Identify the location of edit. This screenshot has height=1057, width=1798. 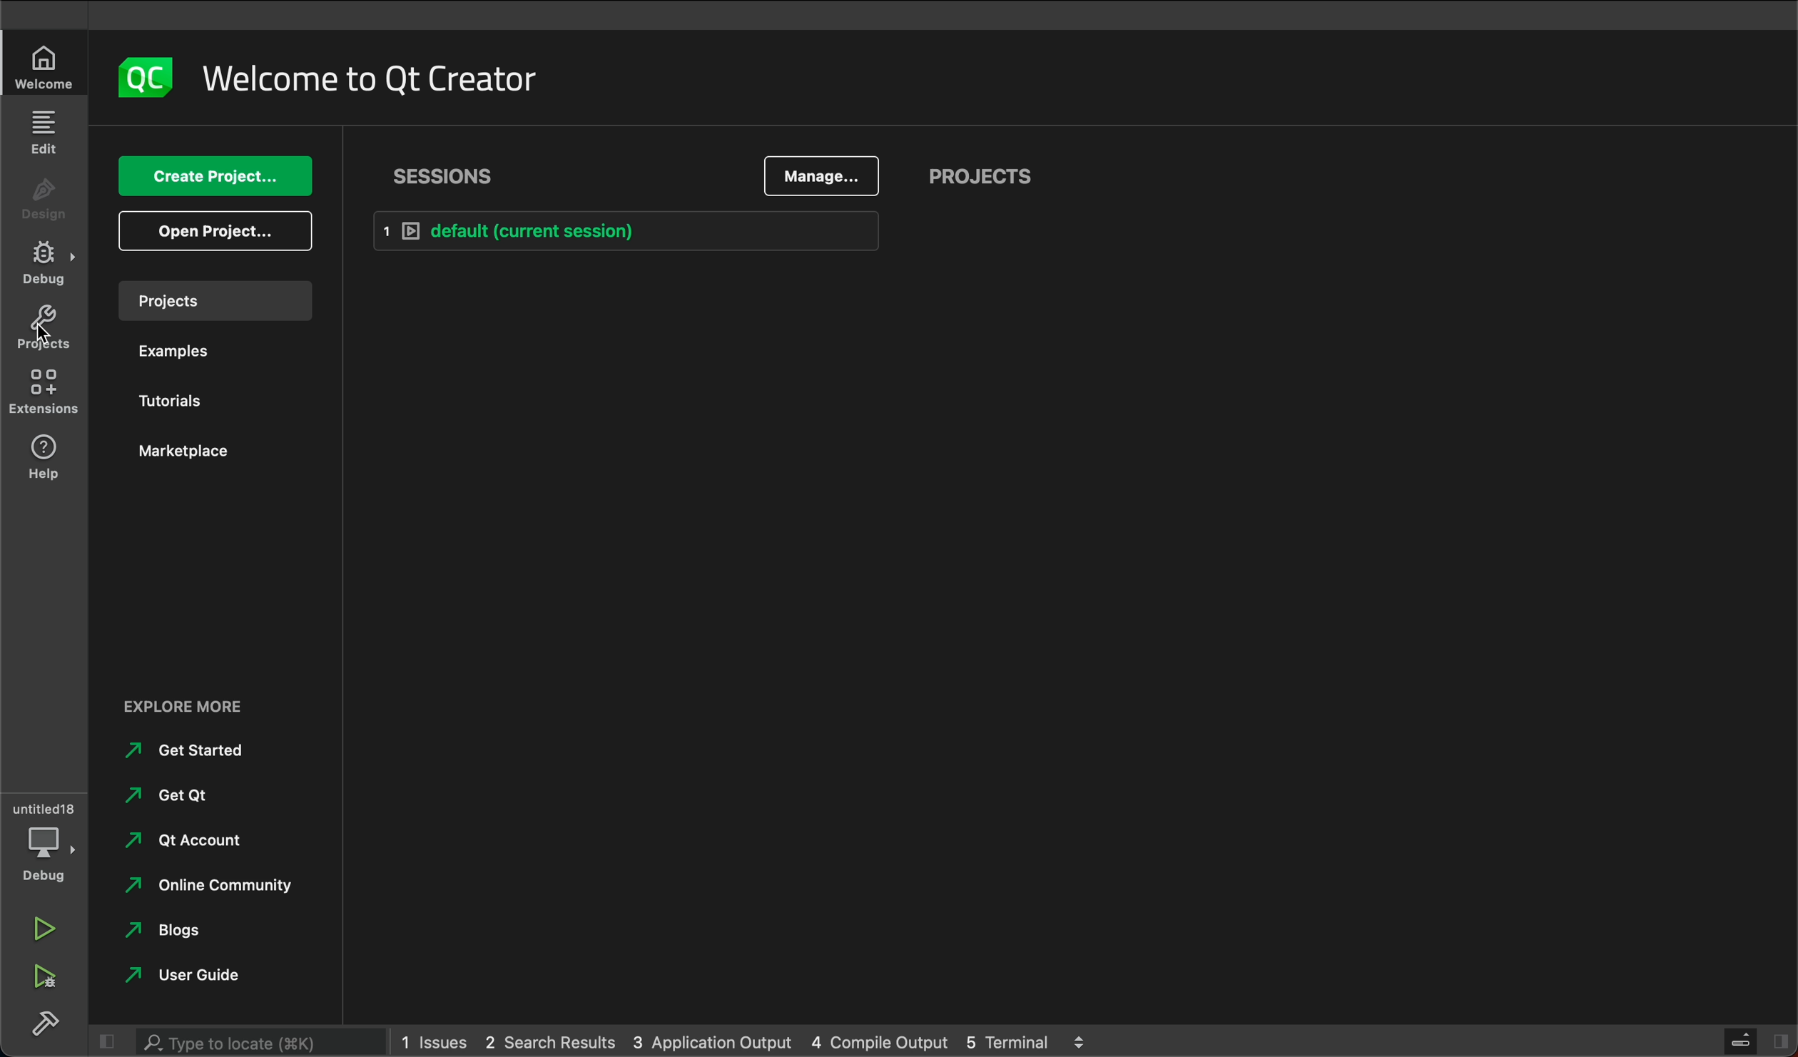
(44, 133).